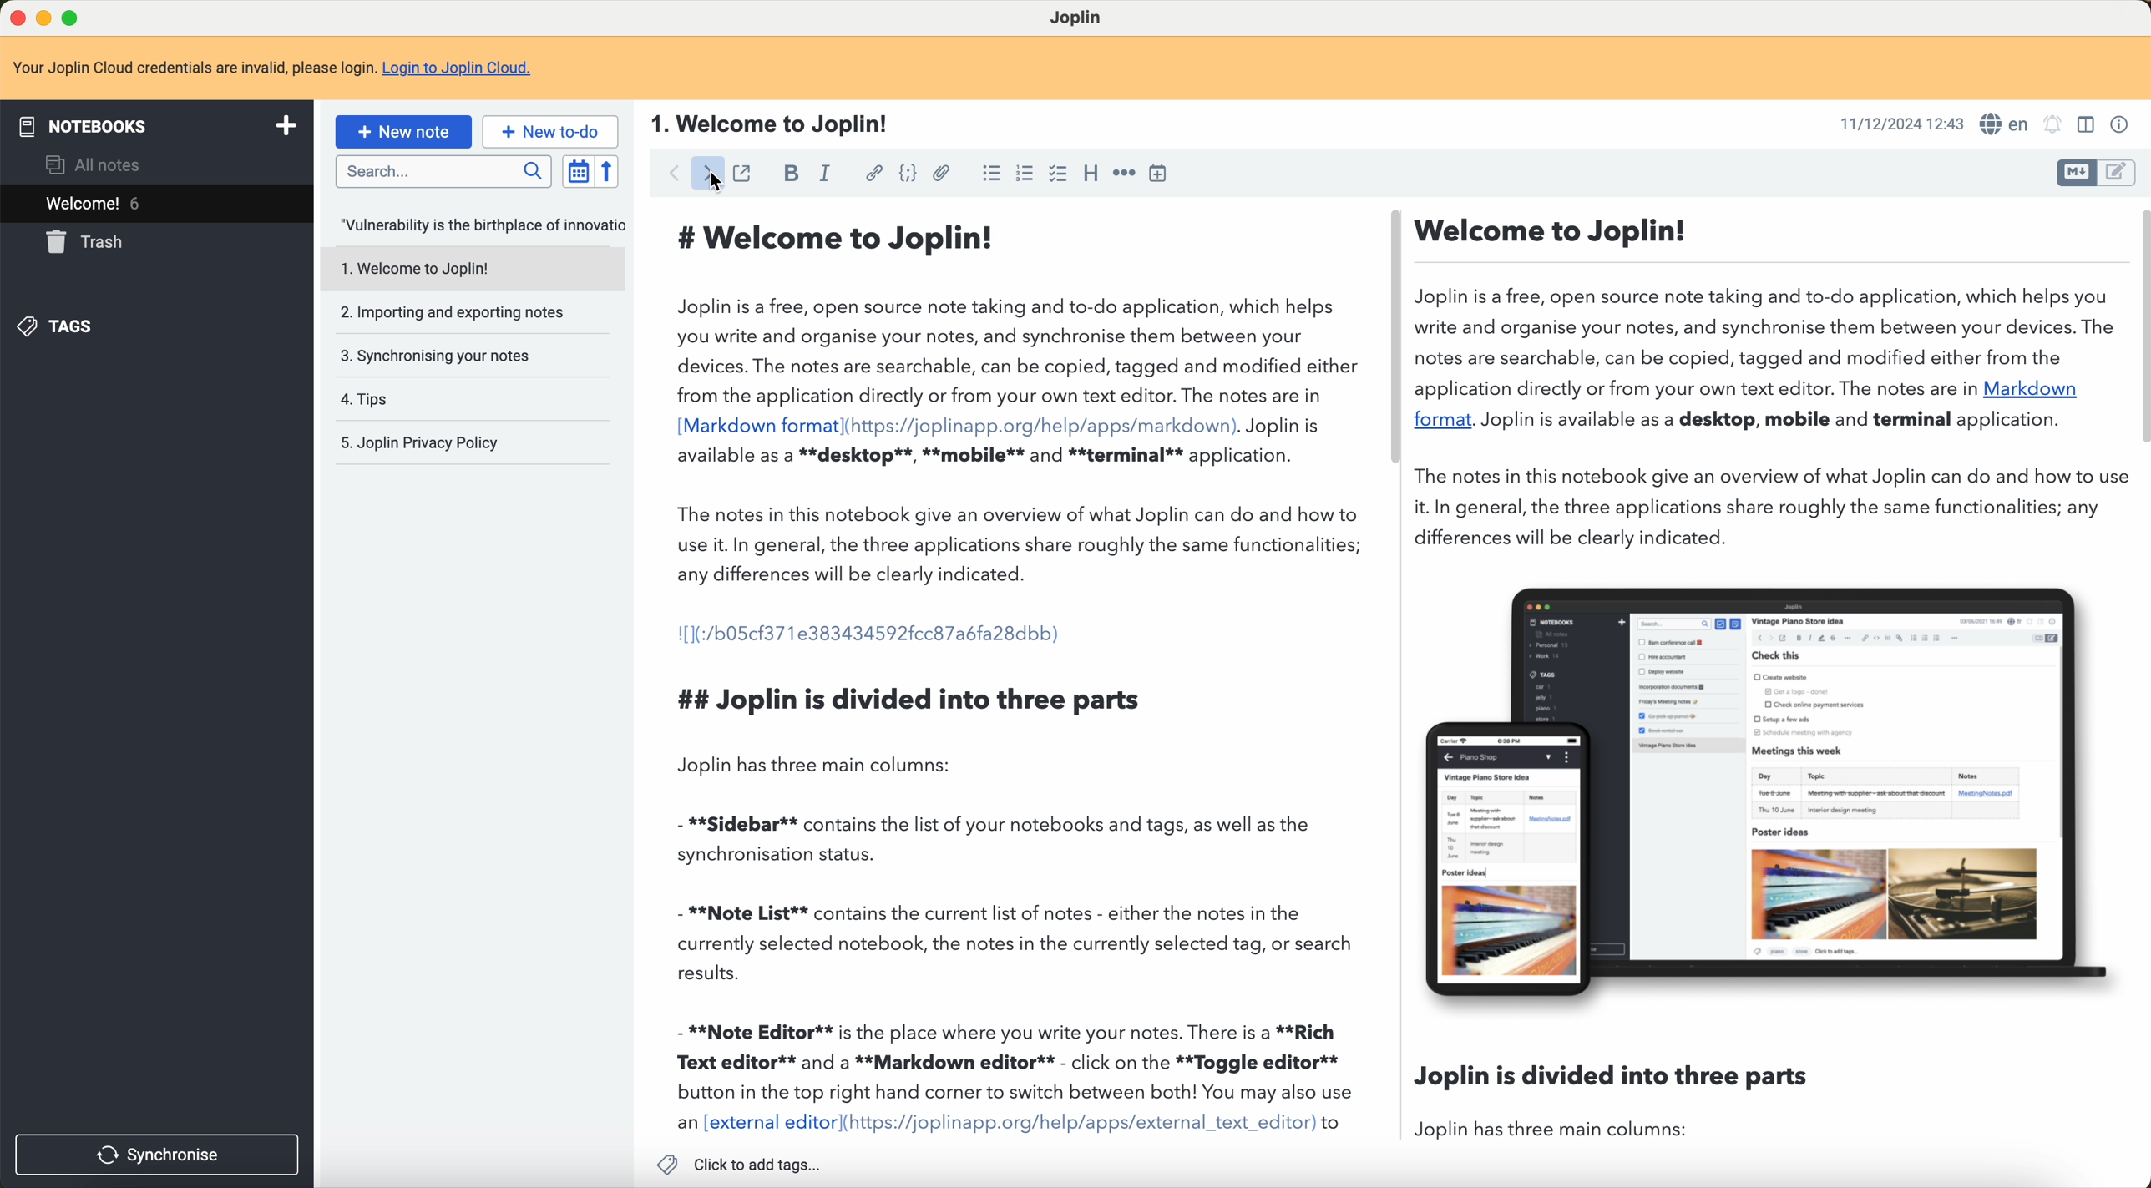 Image resolution: width=2151 pixels, height=1188 pixels. What do you see at coordinates (549, 133) in the screenshot?
I see `new to-do` at bounding box center [549, 133].